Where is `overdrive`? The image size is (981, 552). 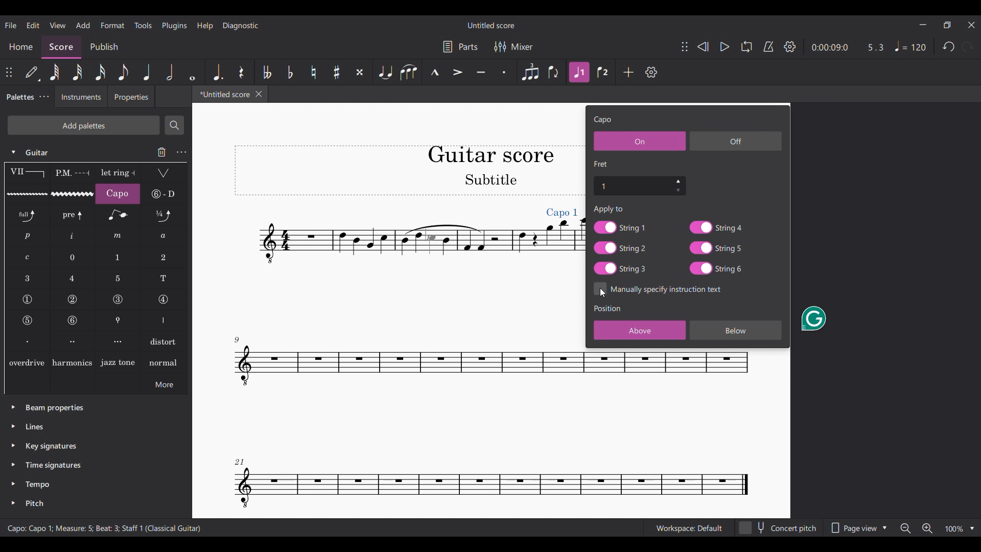
overdrive is located at coordinates (27, 362).